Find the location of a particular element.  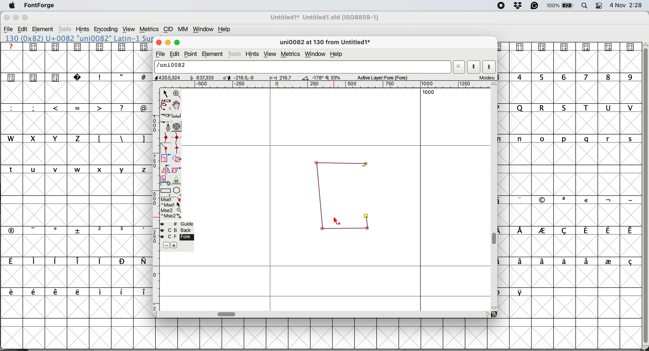

flip the selection is located at coordinates (165, 170).